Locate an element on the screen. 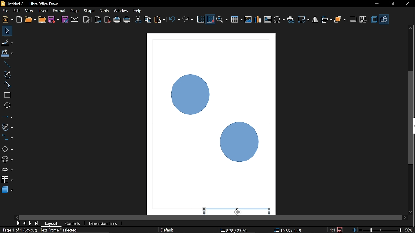  Shapes is located at coordinates (7, 149).